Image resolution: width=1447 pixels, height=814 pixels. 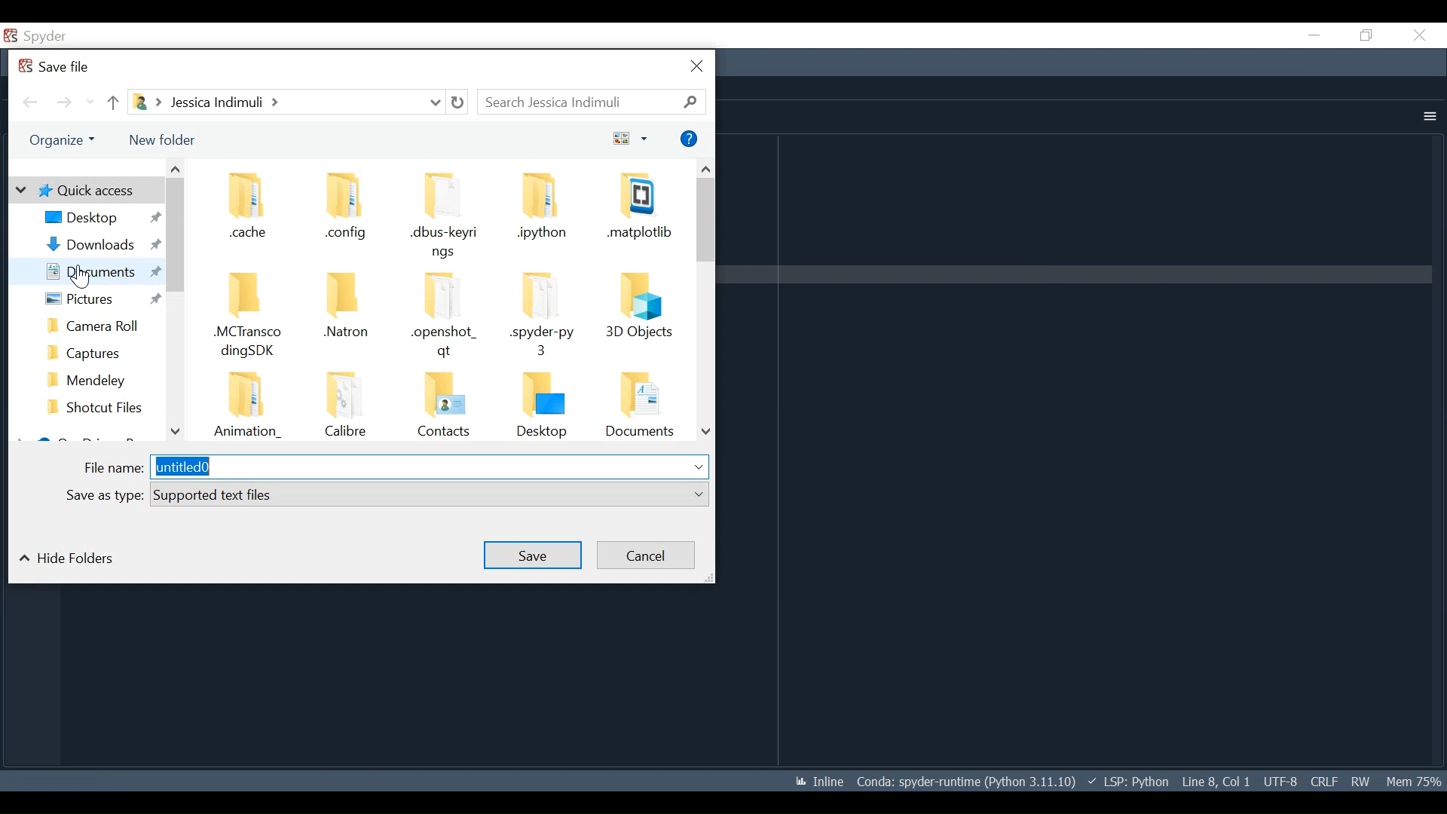 What do you see at coordinates (646, 555) in the screenshot?
I see `Cancel` at bounding box center [646, 555].